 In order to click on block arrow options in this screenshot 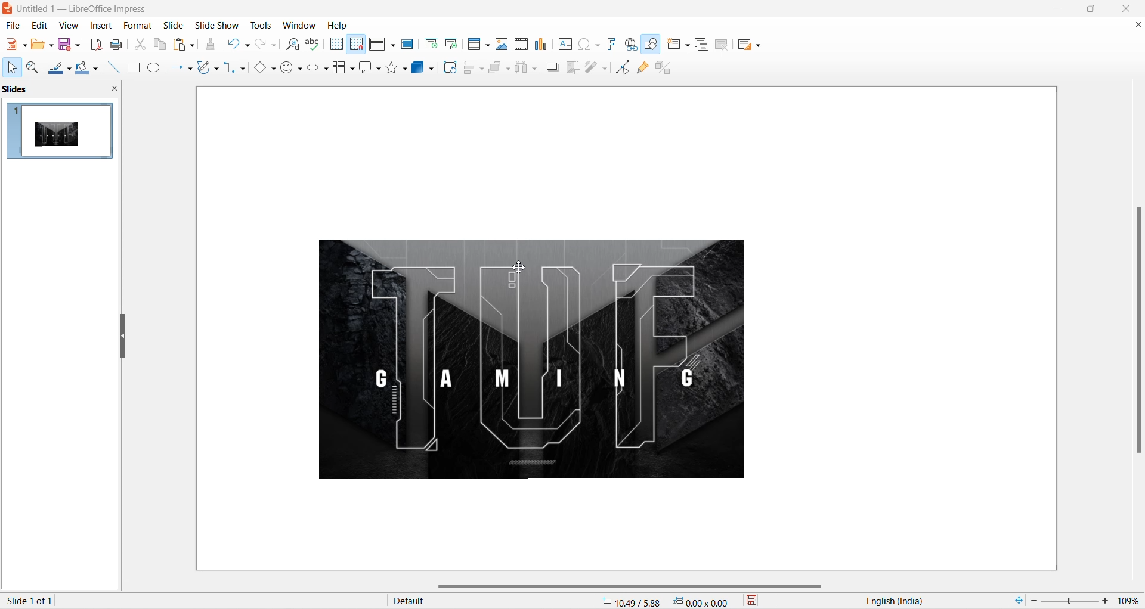, I will do `click(326, 70)`.